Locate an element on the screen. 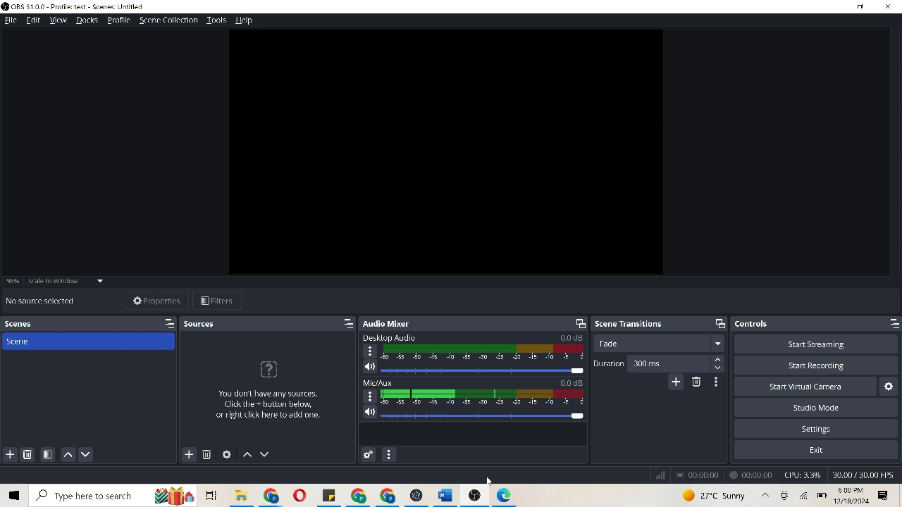 This screenshot has width=902, height=507. file is located at coordinates (10, 21).